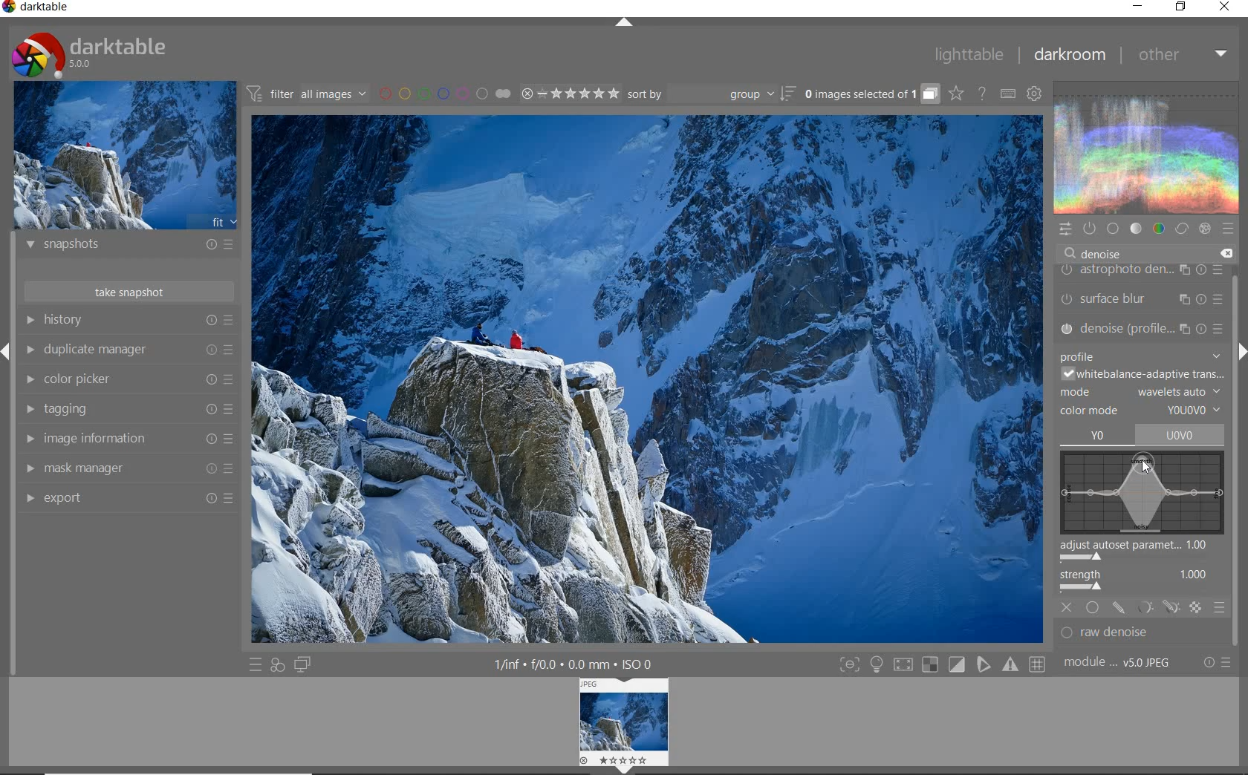 The image size is (1248, 775). What do you see at coordinates (1142, 272) in the screenshot?
I see `astrophoto density` at bounding box center [1142, 272].